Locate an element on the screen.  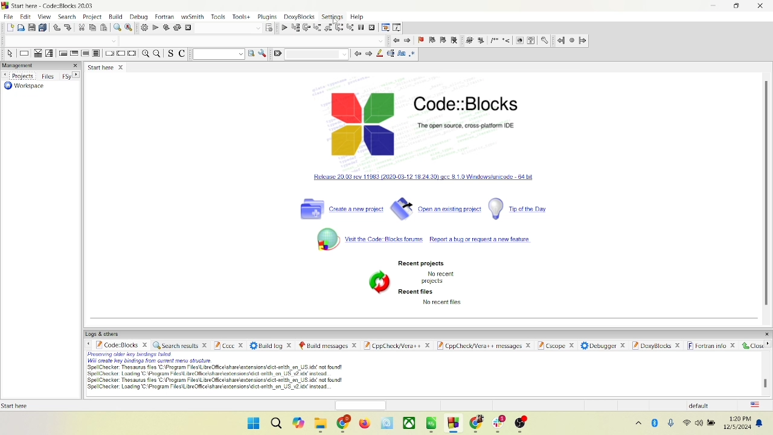
go back is located at coordinates (357, 55).